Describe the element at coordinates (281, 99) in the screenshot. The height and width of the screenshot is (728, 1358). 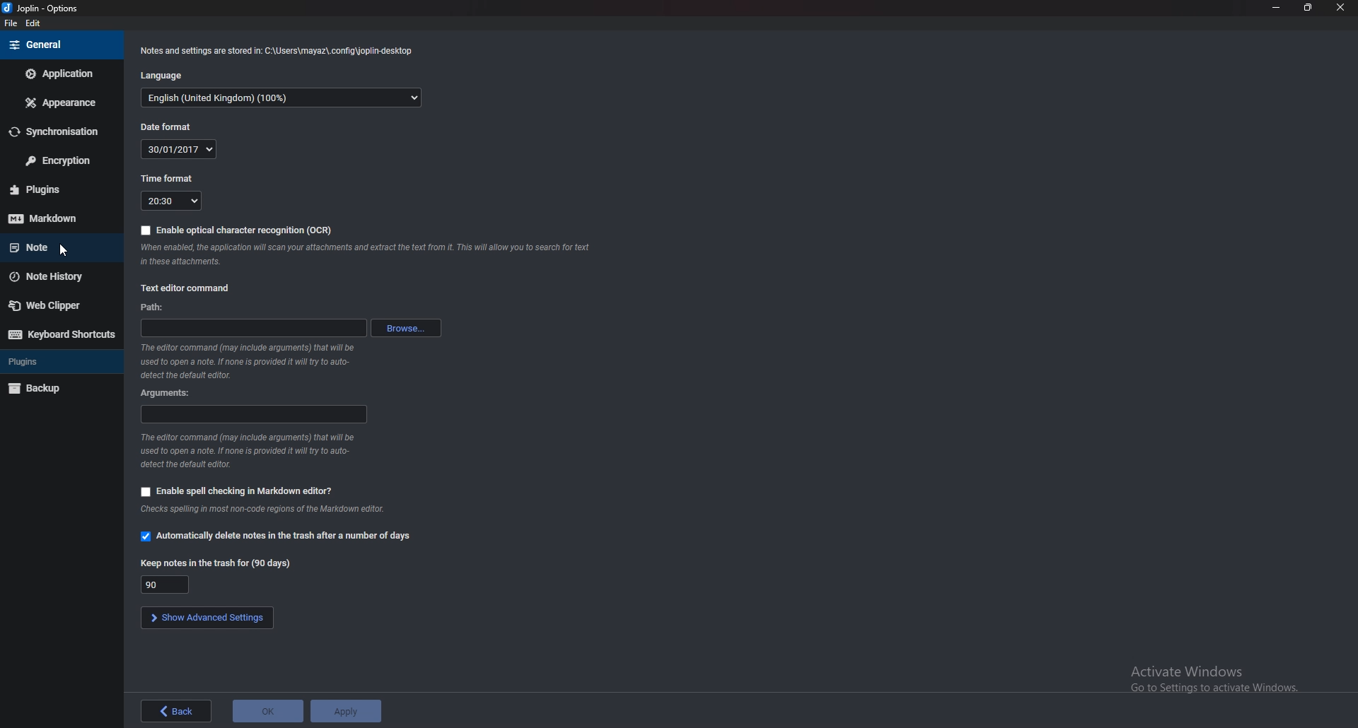
I see `language` at that location.